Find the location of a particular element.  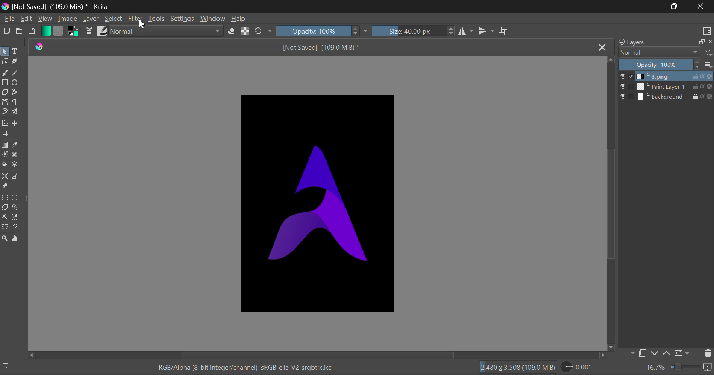

Opacity 100% is located at coordinates (667, 65).